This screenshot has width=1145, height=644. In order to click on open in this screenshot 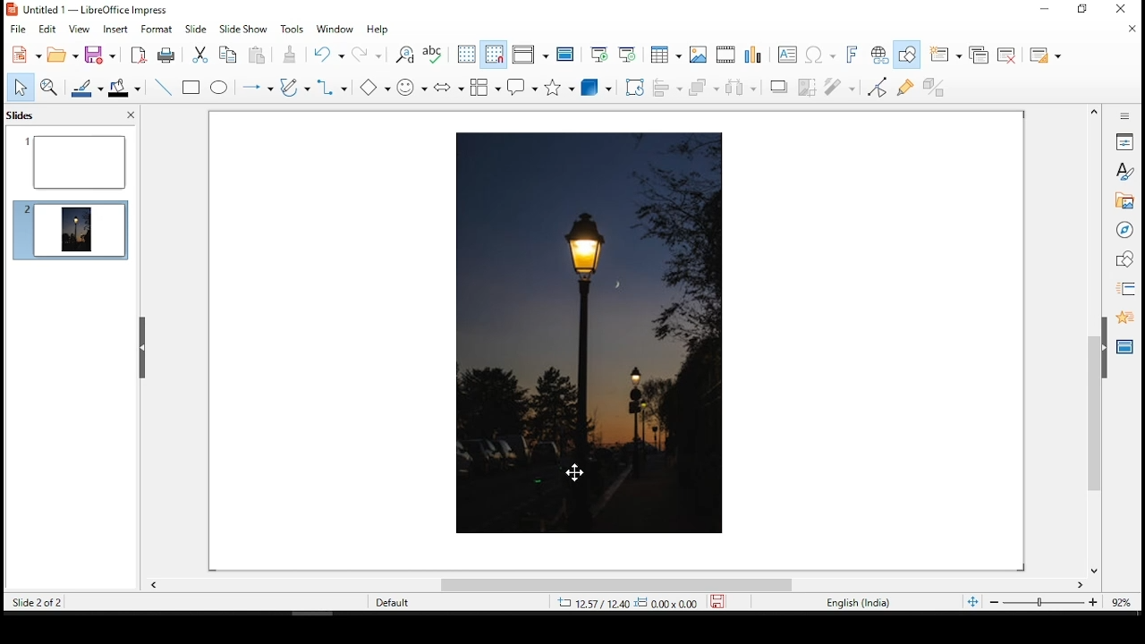, I will do `click(64, 54)`.